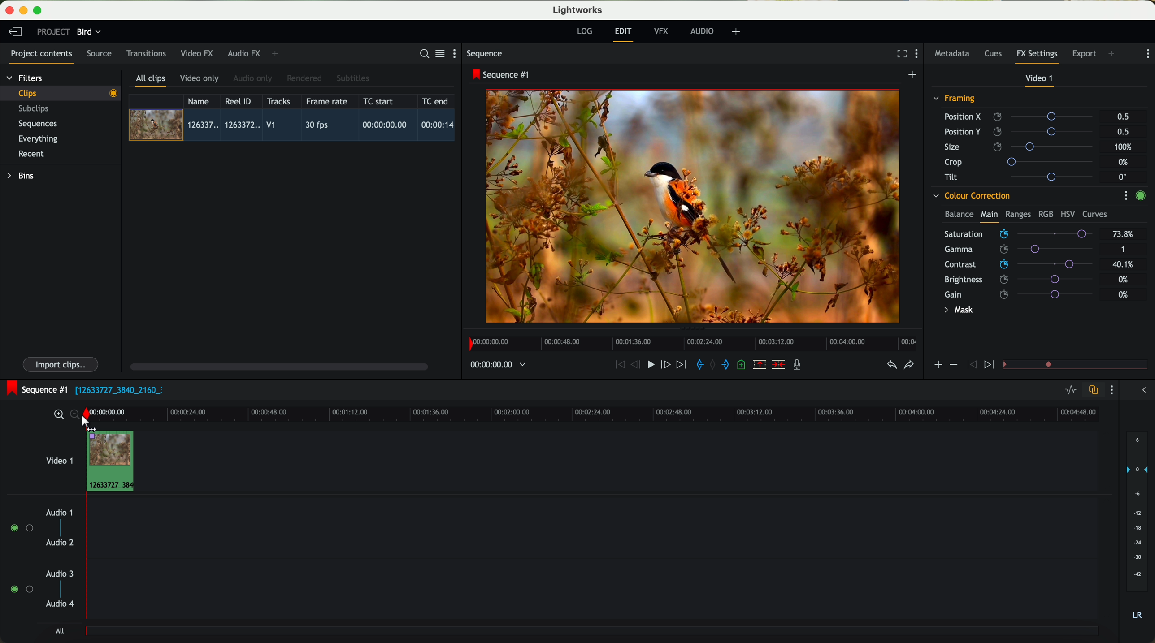 This screenshot has width=1155, height=643. What do you see at coordinates (1018, 214) in the screenshot?
I see `ranges` at bounding box center [1018, 214].